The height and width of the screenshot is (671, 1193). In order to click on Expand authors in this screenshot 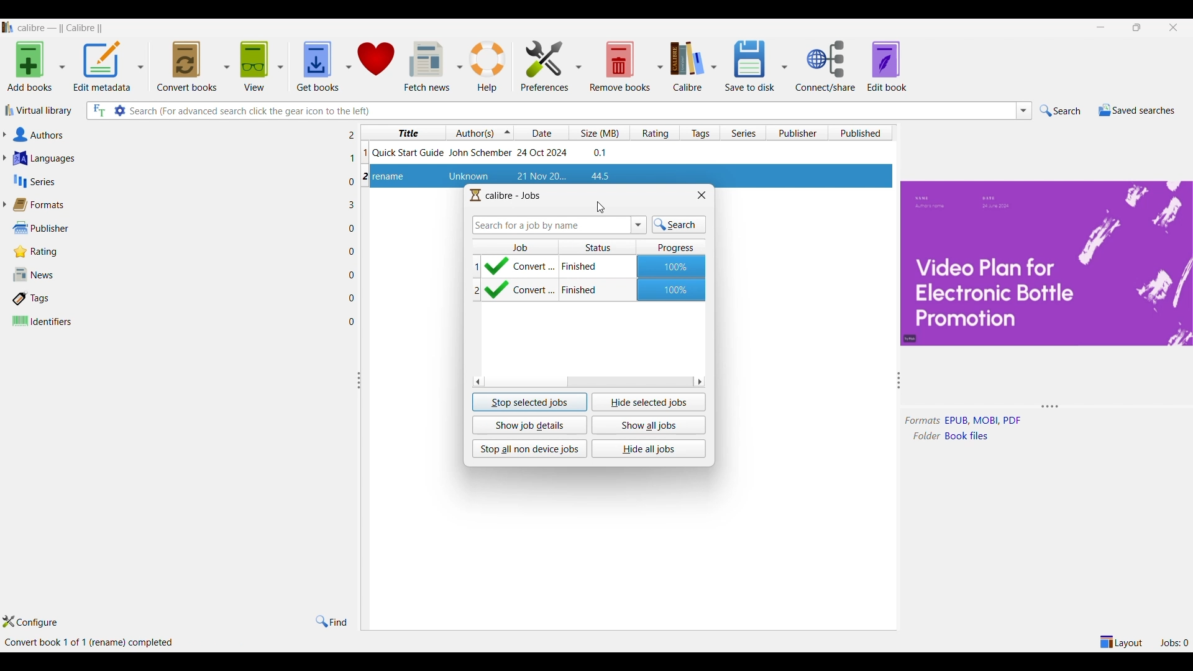, I will do `click(4, 135)`.